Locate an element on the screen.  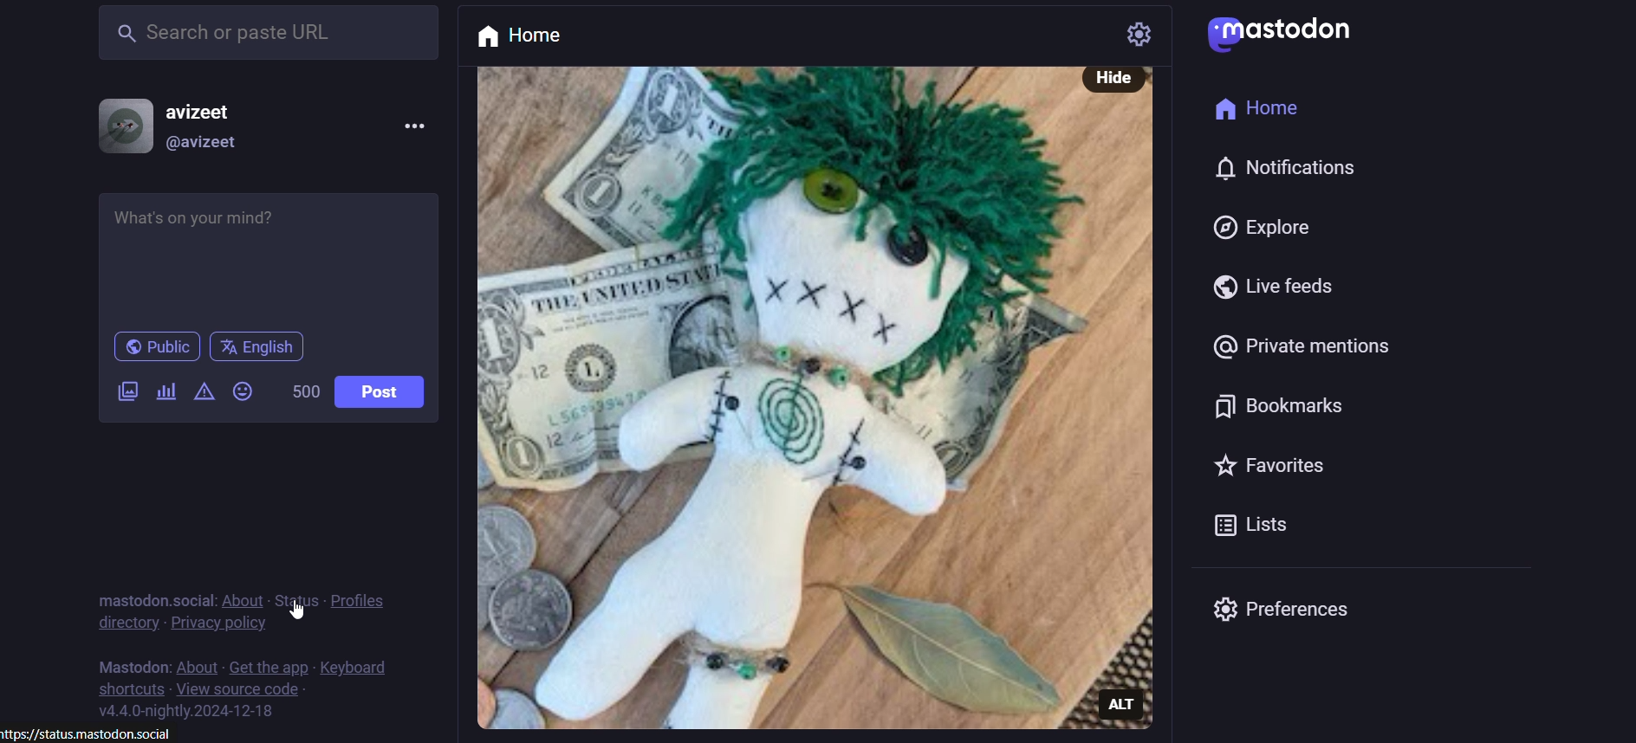
cursor is located at coordinates (298, 611).